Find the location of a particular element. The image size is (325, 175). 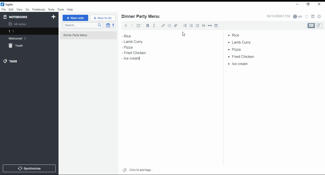

pizza is located at coordinates (129, 47).